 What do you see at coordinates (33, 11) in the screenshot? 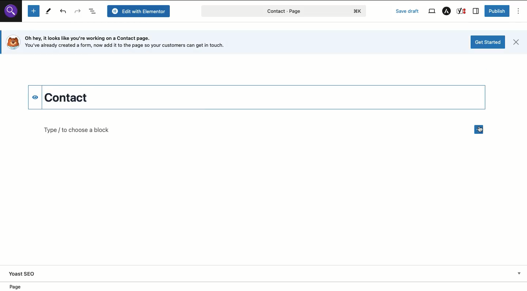
I see `Add new block` at bounding box center [33, 11].